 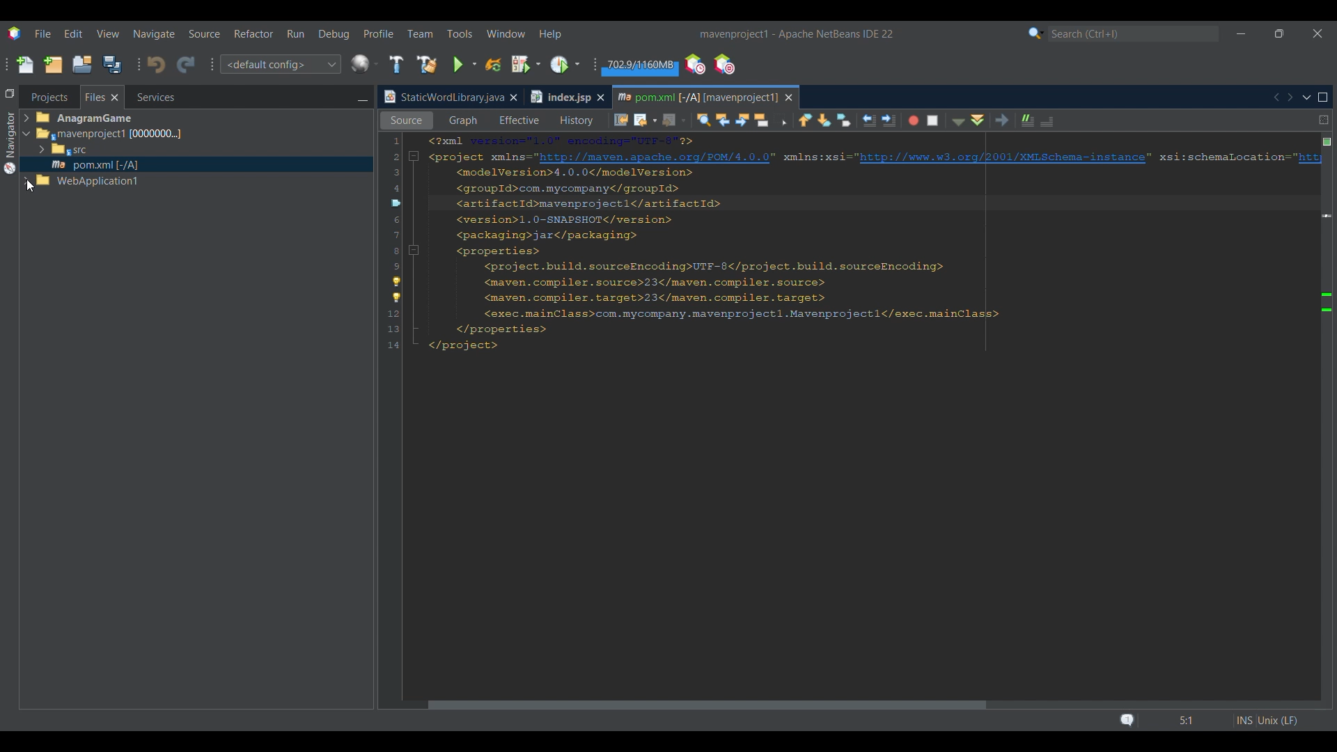 I want to click on Open project, so click(x=82, y=64).